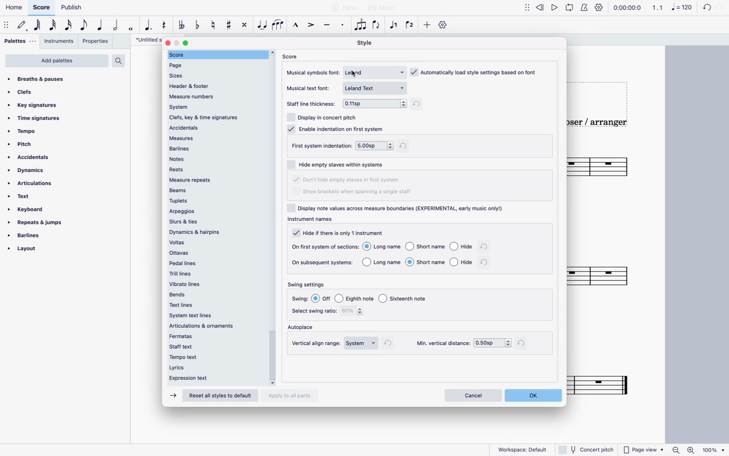 This screenshot has height=456, width=729. I want to click on font, so click(376, 72).